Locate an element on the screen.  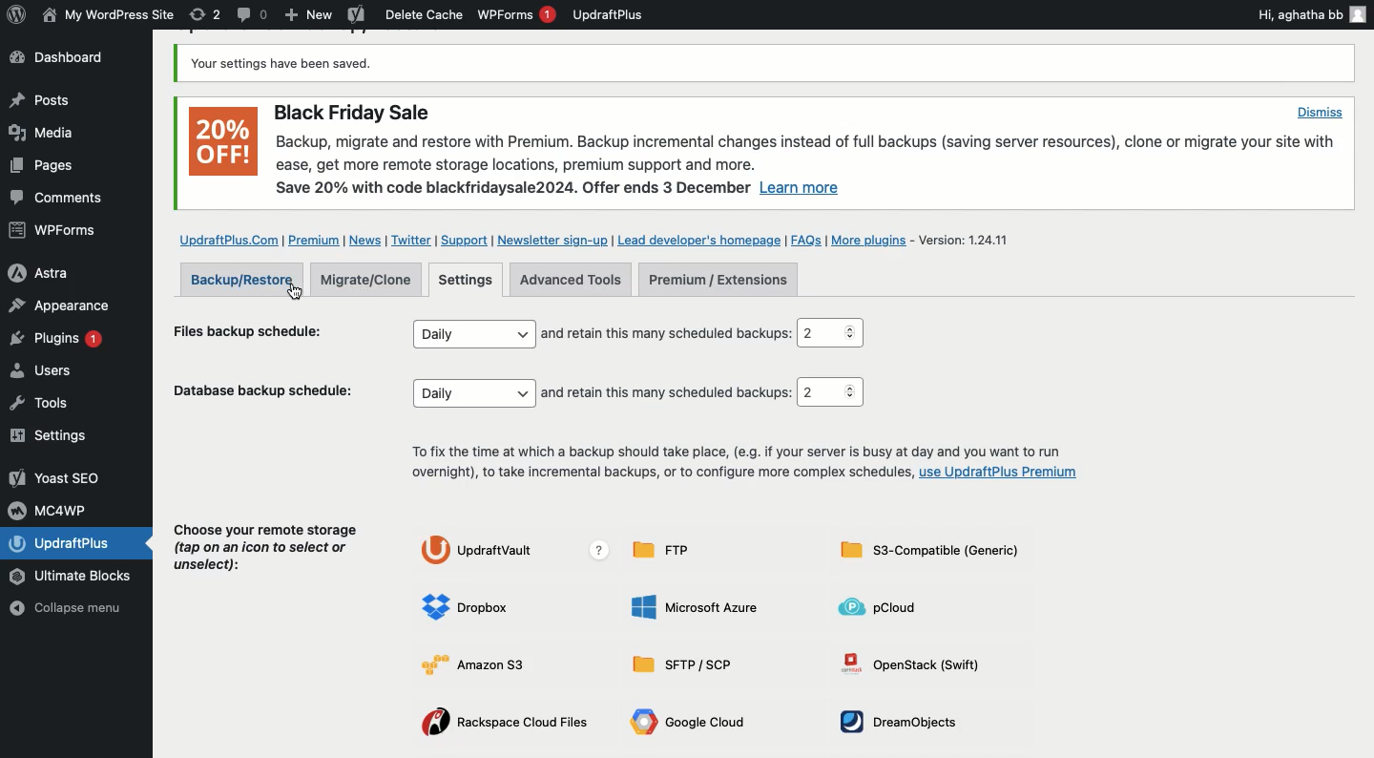
and retain this many scheduled backups is located at coordinates (666, 334).